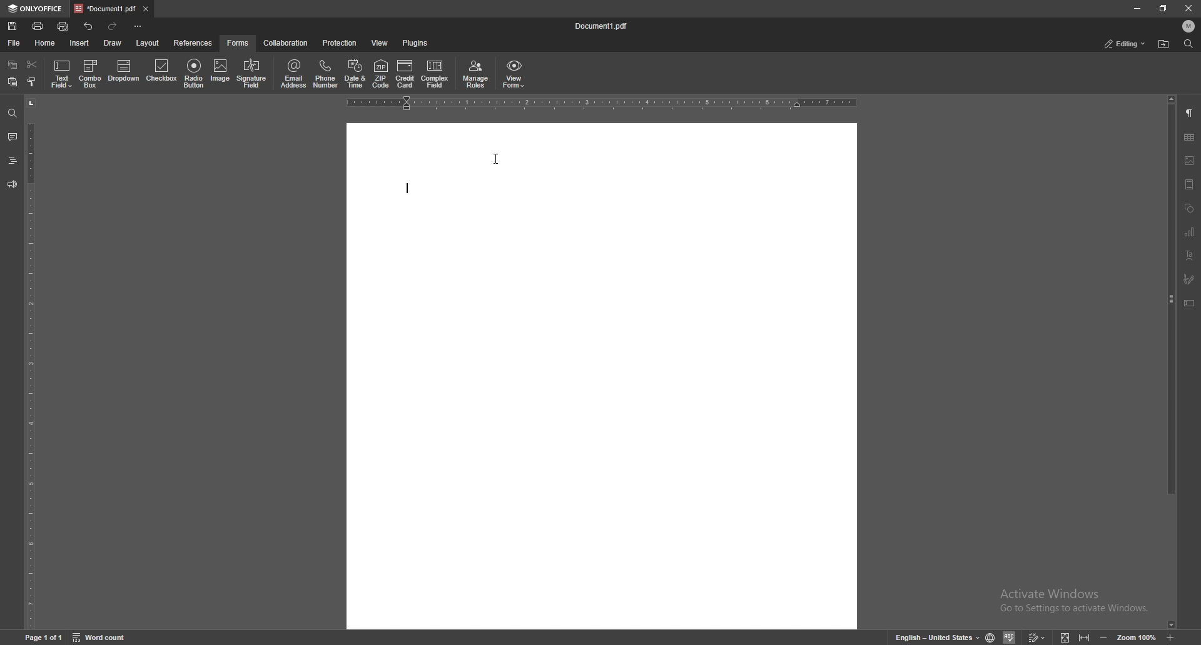  Describe the element at coordinates (604, 103) in the screenshot. I see `horiztontal scale` at that location.